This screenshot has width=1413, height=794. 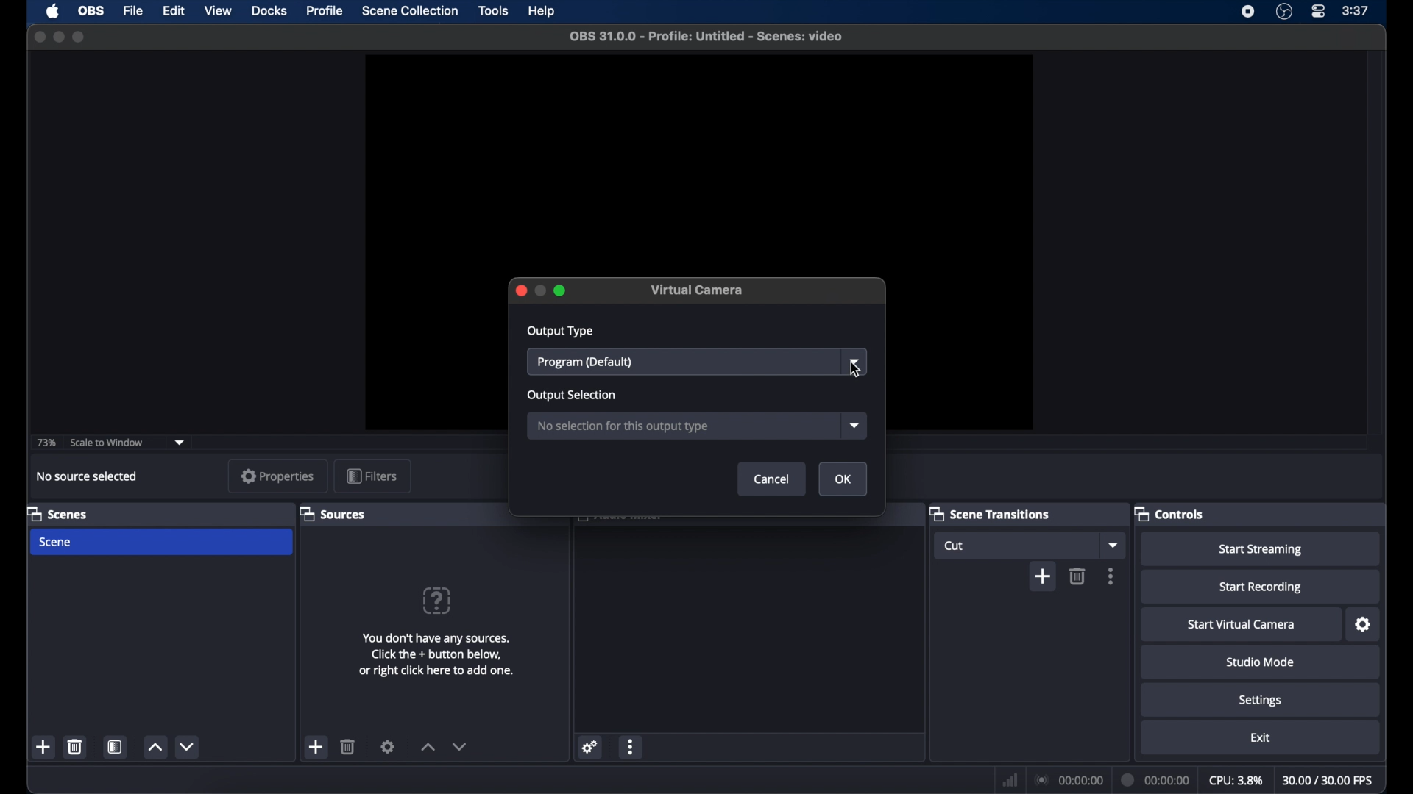 I want to click on scale to window, so click(x=107, y=443).